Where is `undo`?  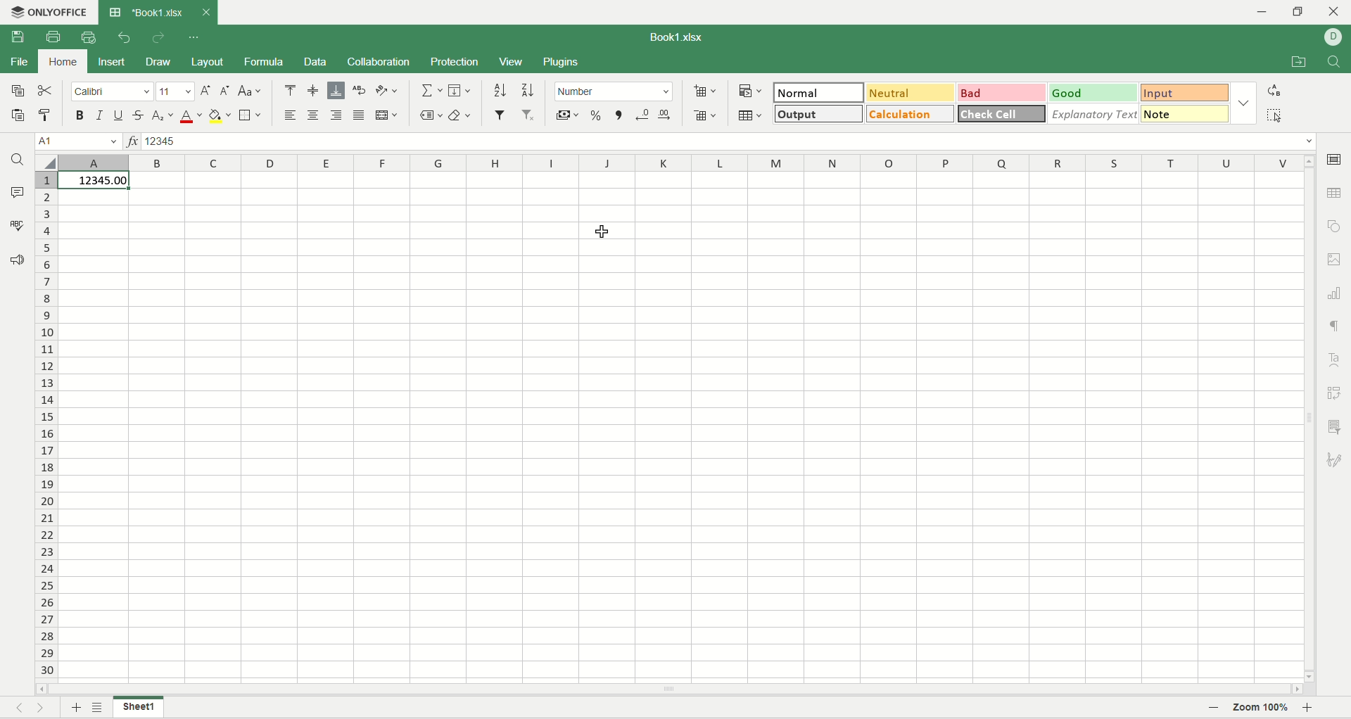 undo is located at coordinates (126, 38).